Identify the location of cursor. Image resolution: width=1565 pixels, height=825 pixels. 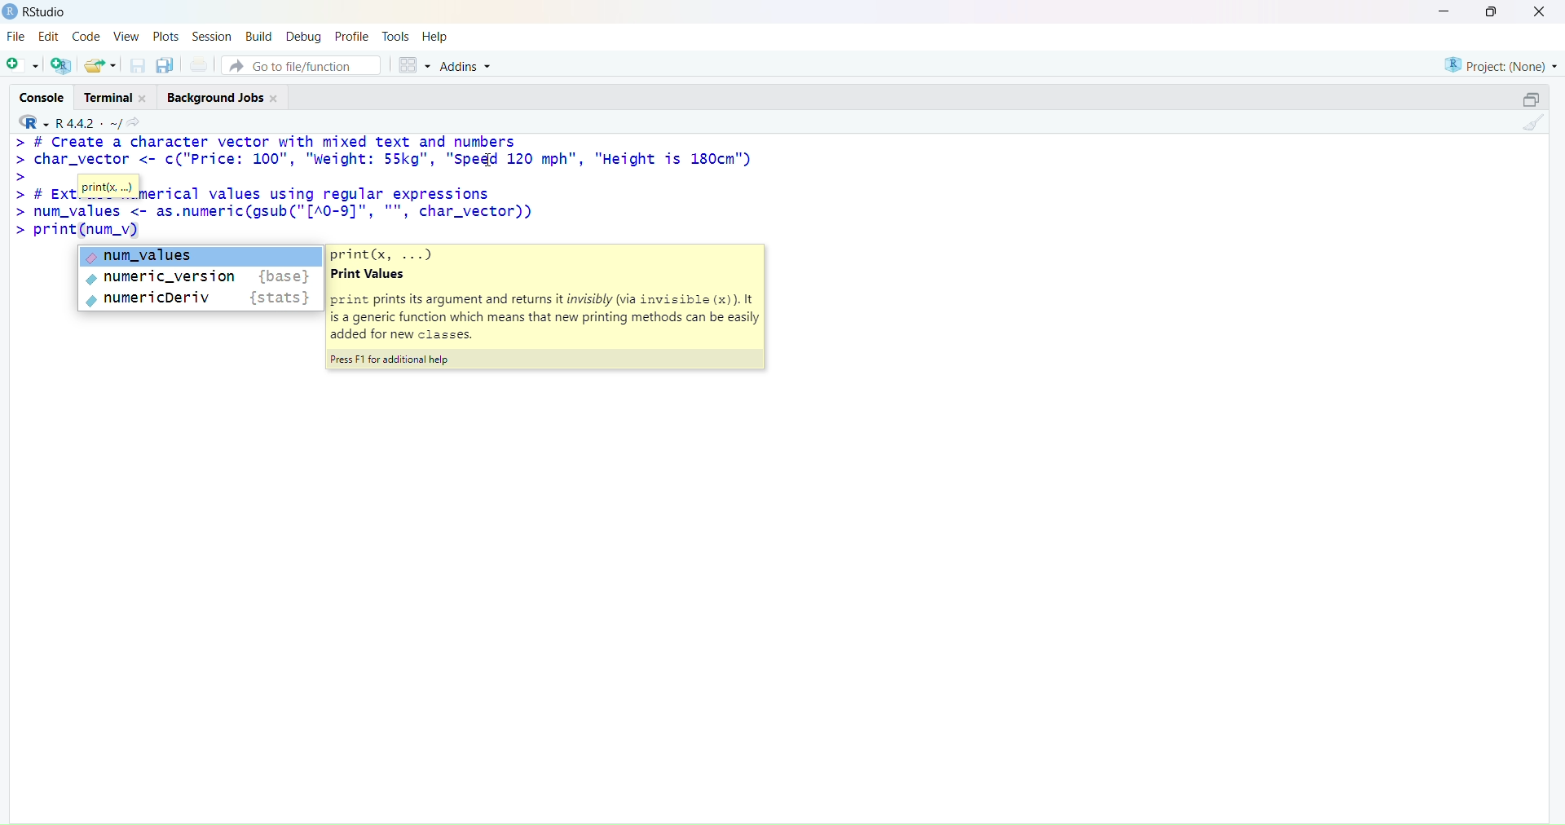
(492, 159).